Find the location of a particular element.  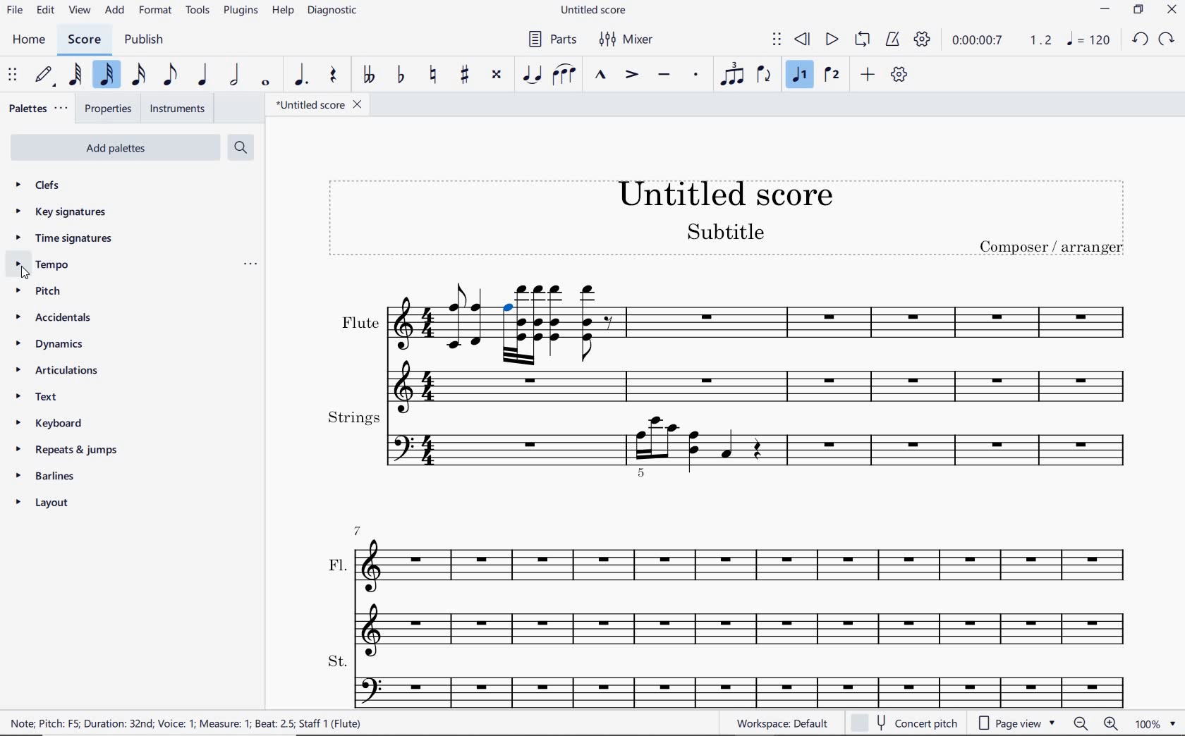

search palettes is located at coordinates (243, 147).